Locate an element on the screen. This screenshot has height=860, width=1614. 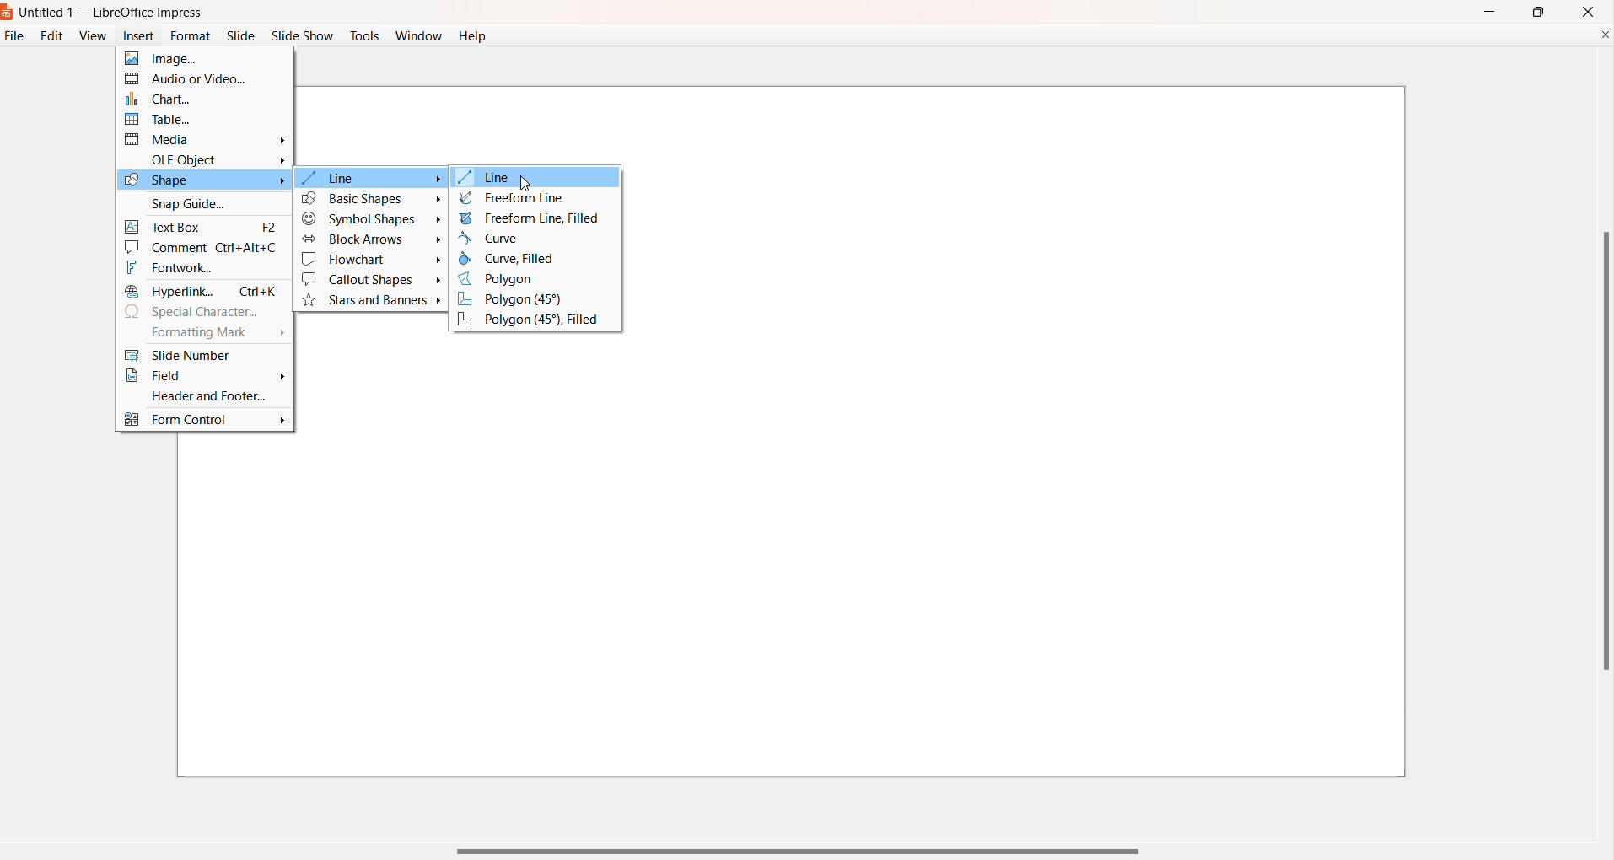
Formatting Mark is located at coordinates (213, 335).